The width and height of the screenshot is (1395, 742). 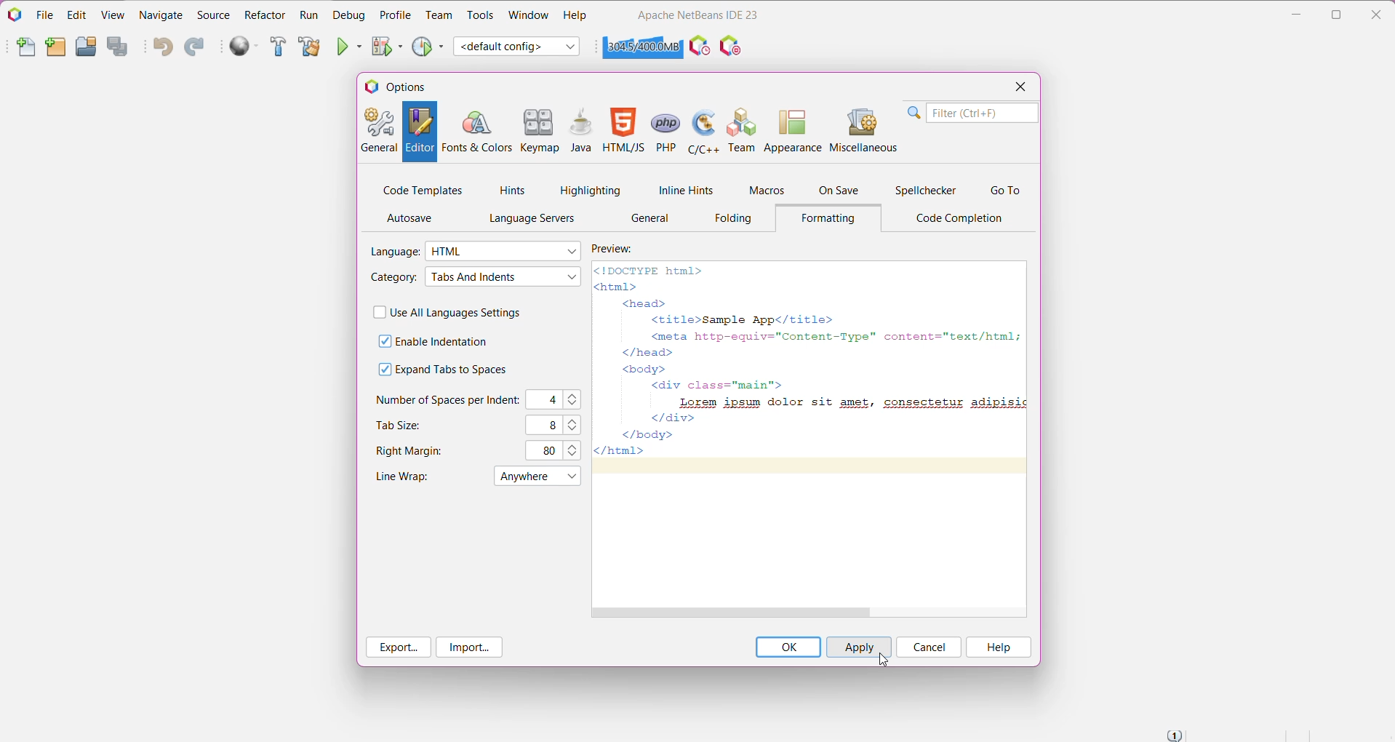 I want to click on Navigate, so click(x=163, y=14).